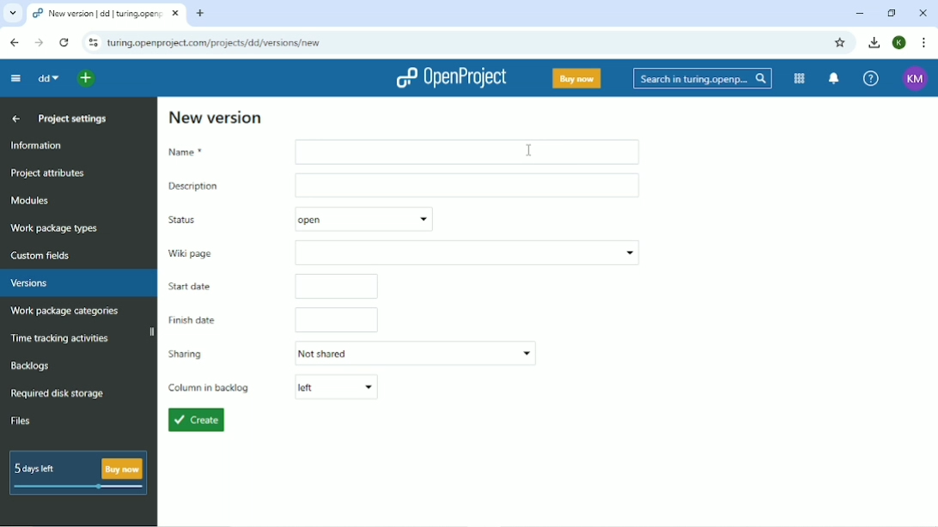 This screenshot has height=527, width=938. What do you see at coordinates (28, 283) in the screenshot?
I see `Versions` at bounding box center [28, 283].